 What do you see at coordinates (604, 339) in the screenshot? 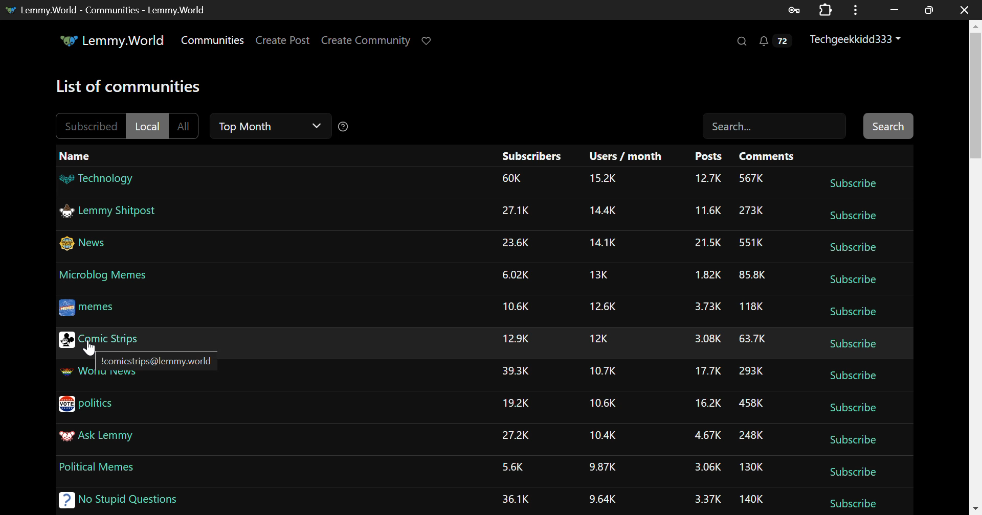
I see `Amount` at bounding box center [604, 339].